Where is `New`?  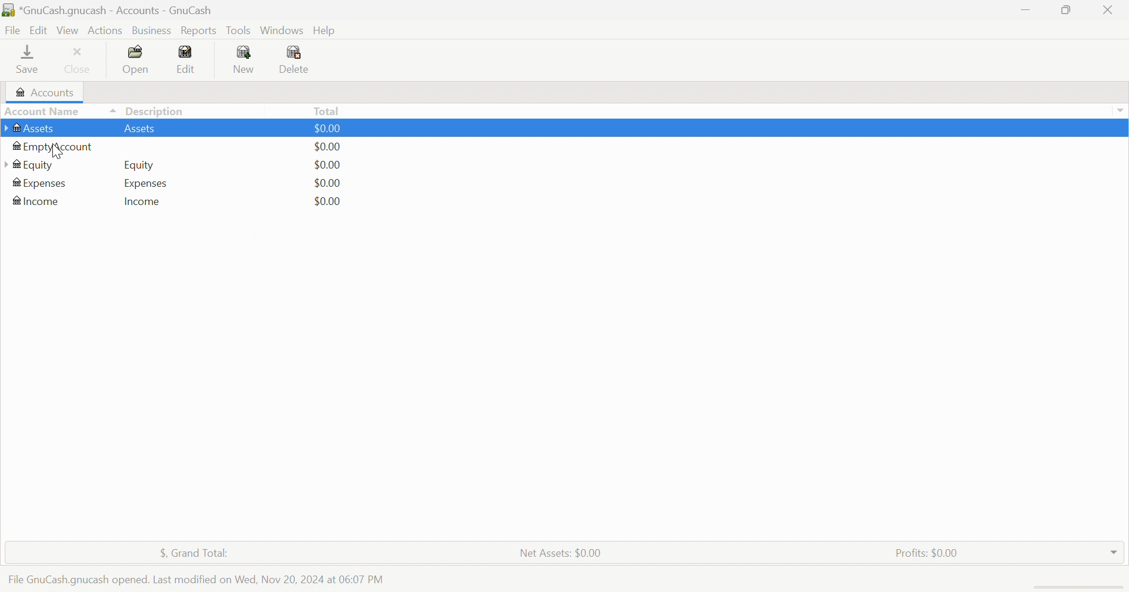
New is located at coordinates (246, 59).